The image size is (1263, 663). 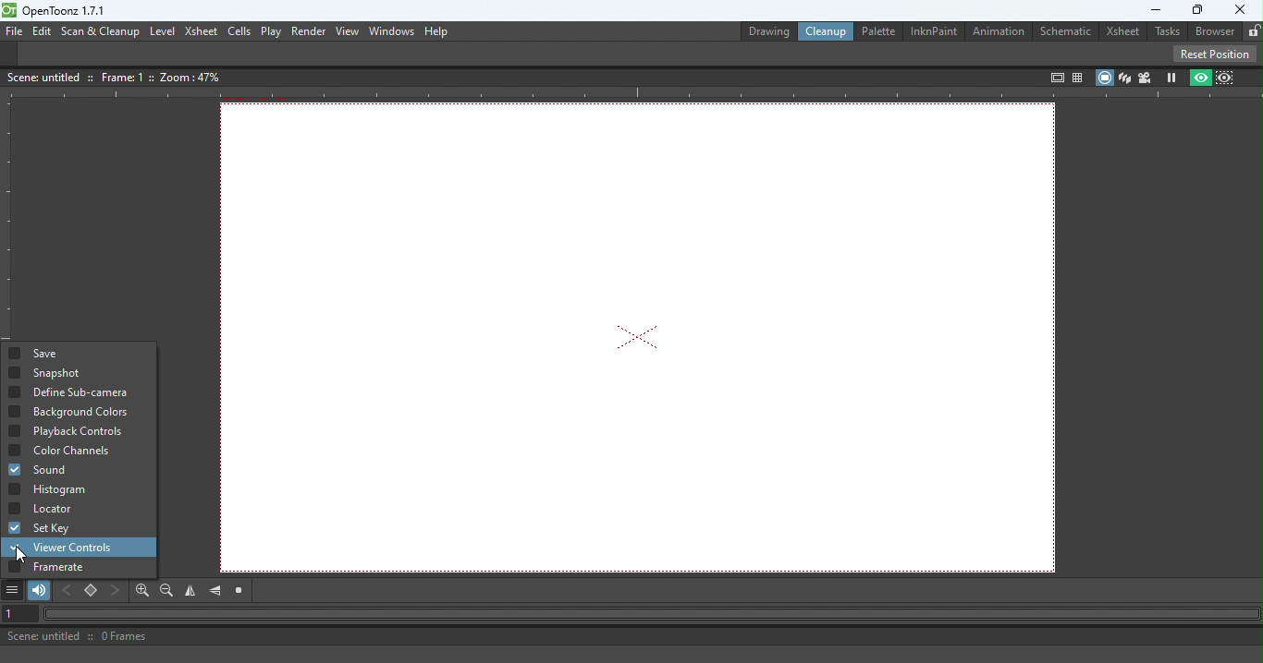 I want to click on Sub-camera view, so click(x=1228, y=76).